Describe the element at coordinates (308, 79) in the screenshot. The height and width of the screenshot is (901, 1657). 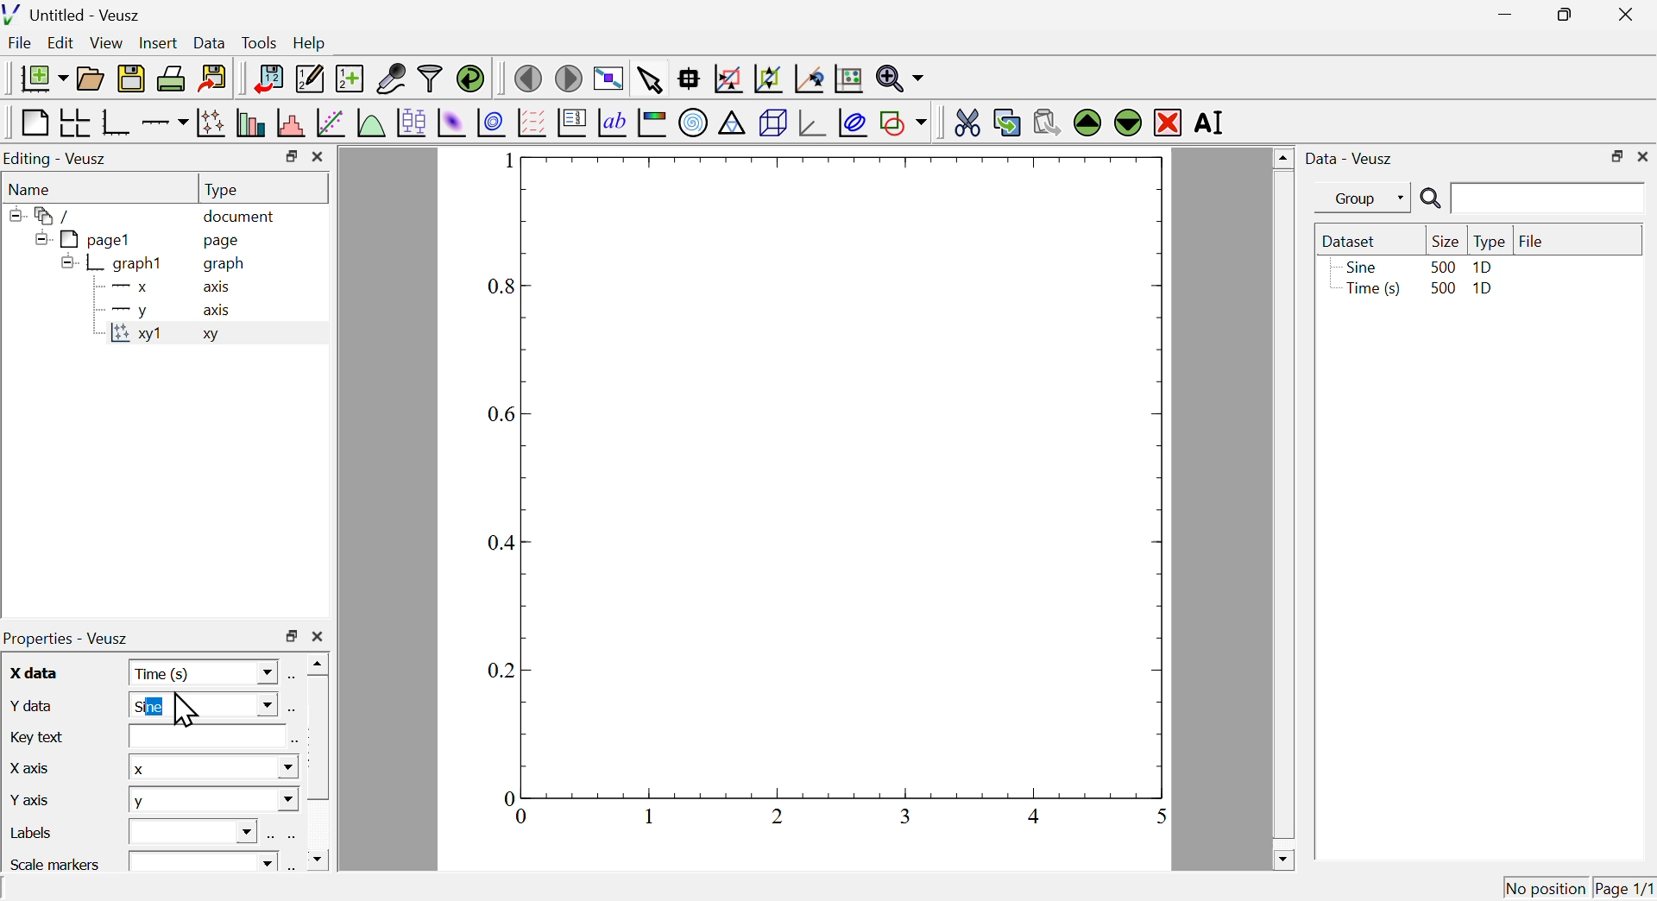
I see `edit and enter new datasets` at that location.